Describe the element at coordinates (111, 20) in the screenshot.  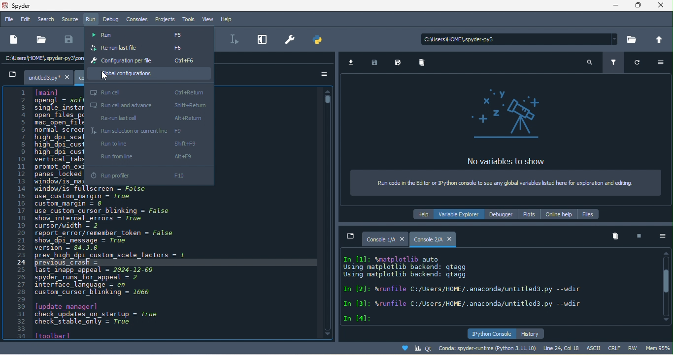
I see `debug` at that location.